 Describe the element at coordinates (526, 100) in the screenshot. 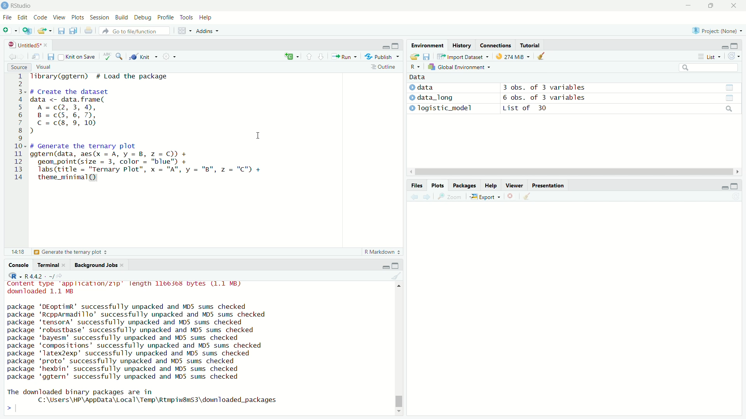

I see `) data 3 obs. of 3 variables
) data_Tong 6 obs. of 3 variables
) Togistic_model List of 30` at that location.